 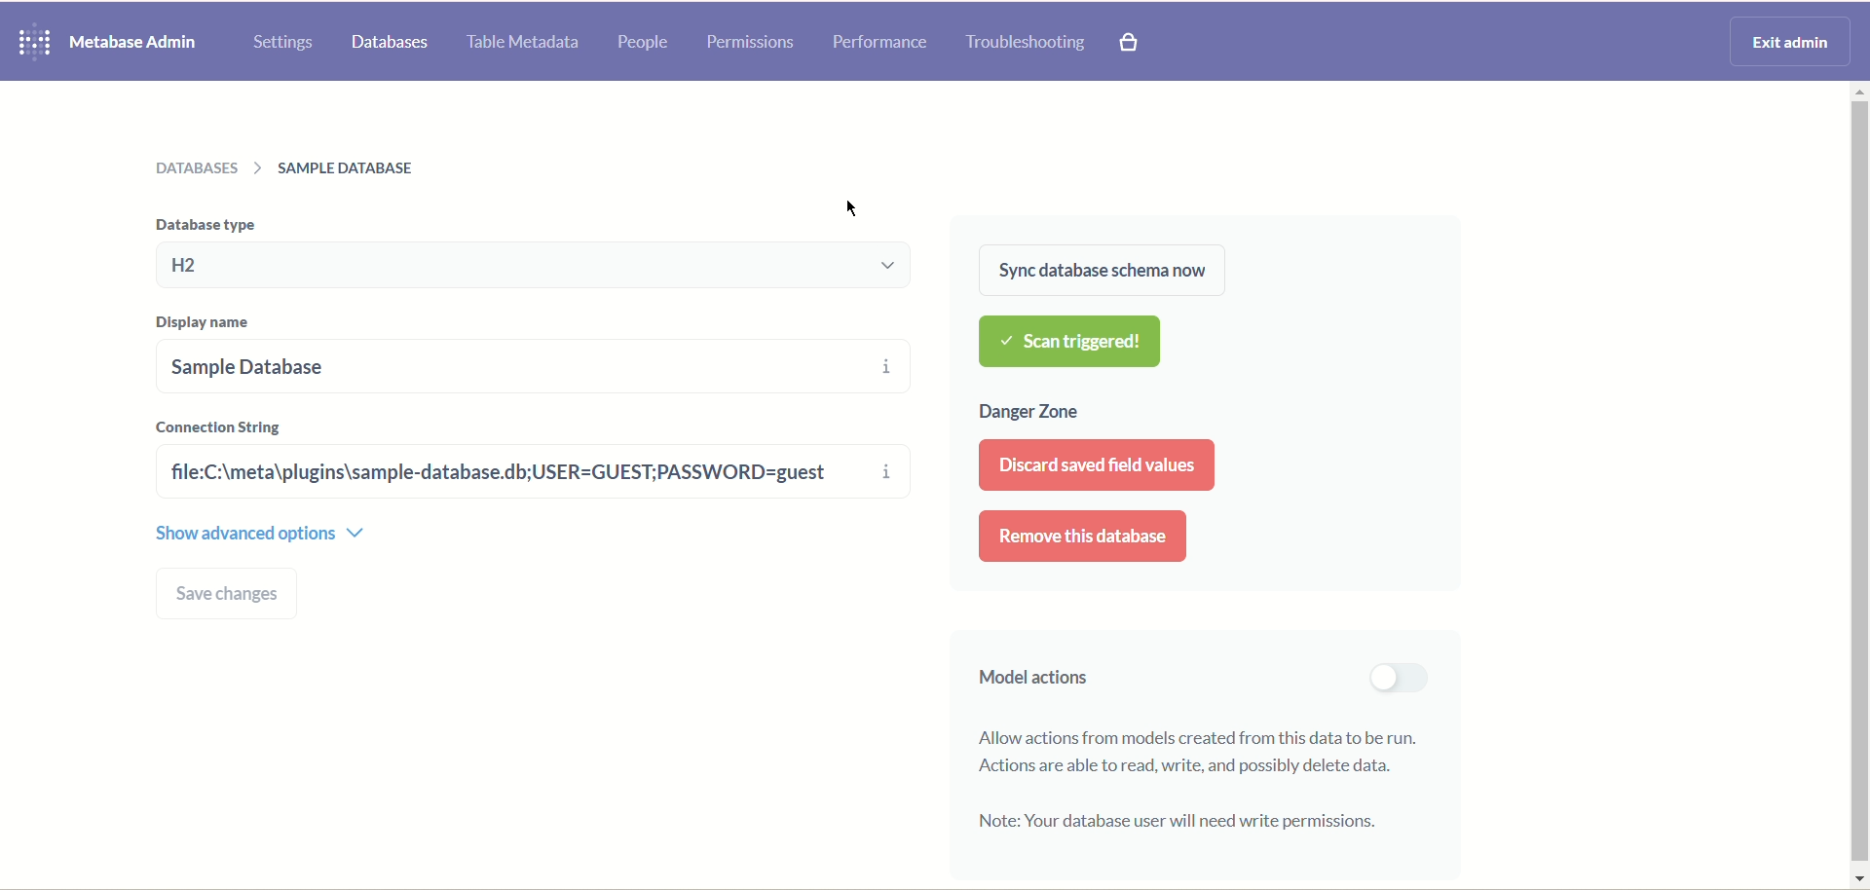 What do you see at coordinates (30, 43) in the screenshot?
I see `logo` at bounding box center [30, 43].